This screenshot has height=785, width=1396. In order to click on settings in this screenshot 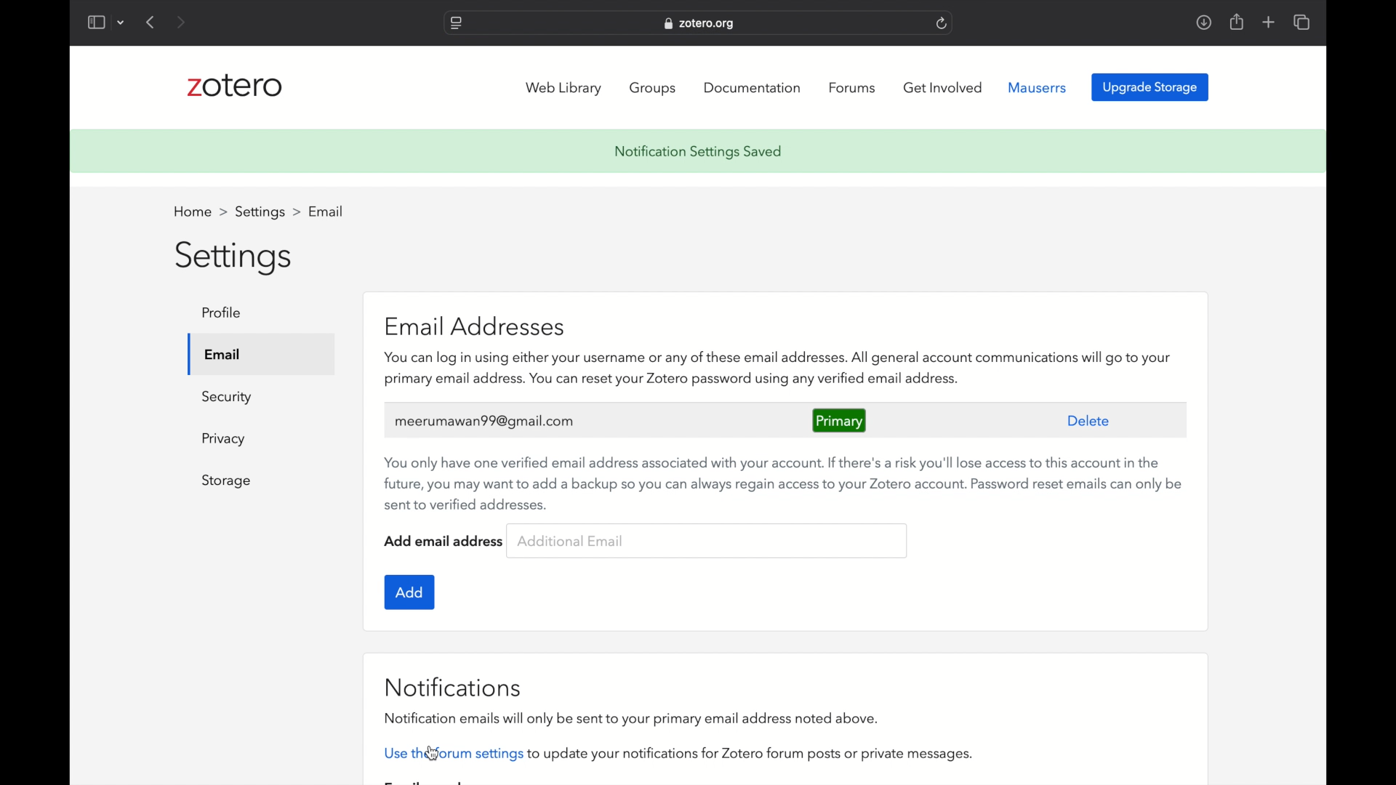, I will do `click(234, 257)`.